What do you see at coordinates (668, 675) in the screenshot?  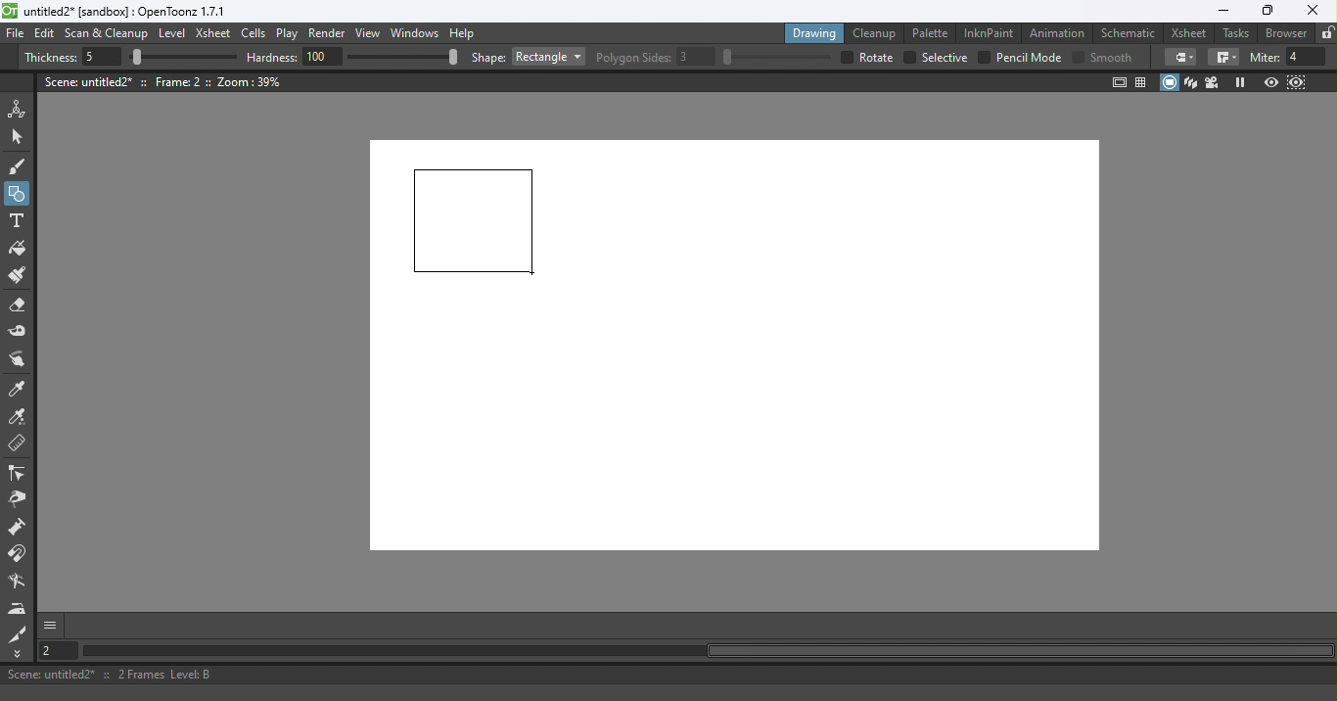 I see `Status bar` at bounding box center [668, 675].